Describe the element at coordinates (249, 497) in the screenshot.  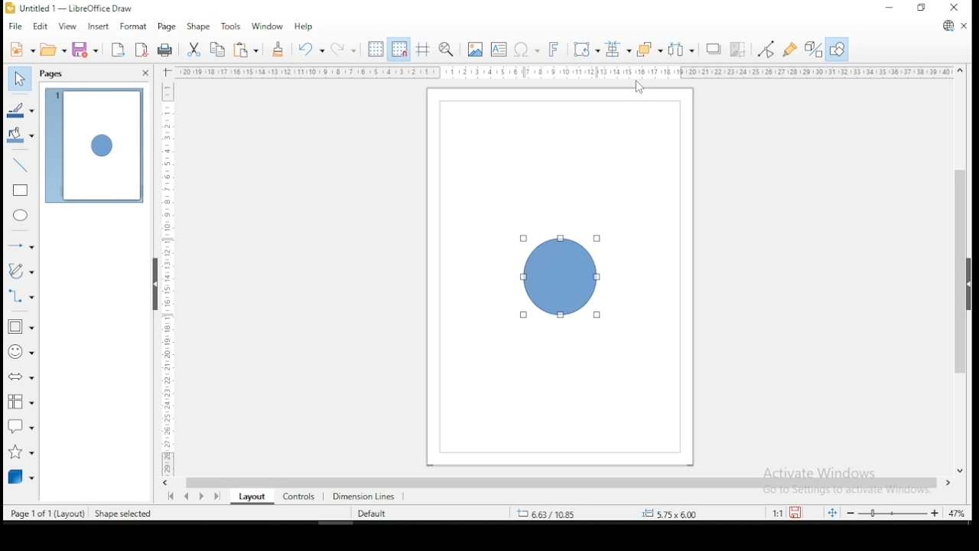
I see `layout` at that location.